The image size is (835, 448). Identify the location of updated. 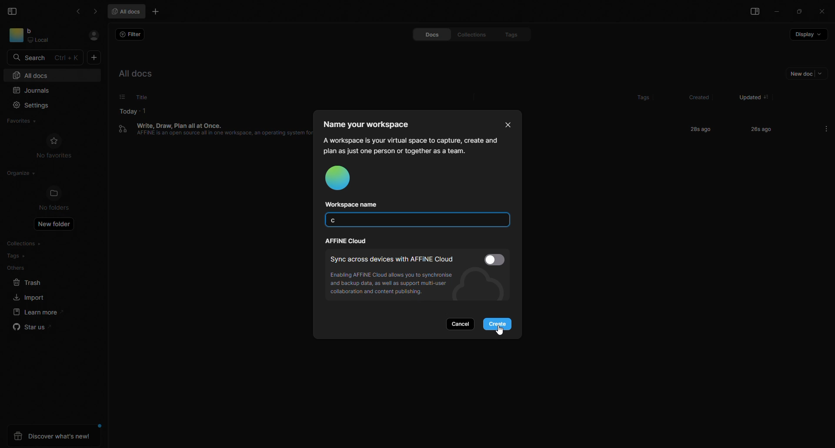
(747, 94).